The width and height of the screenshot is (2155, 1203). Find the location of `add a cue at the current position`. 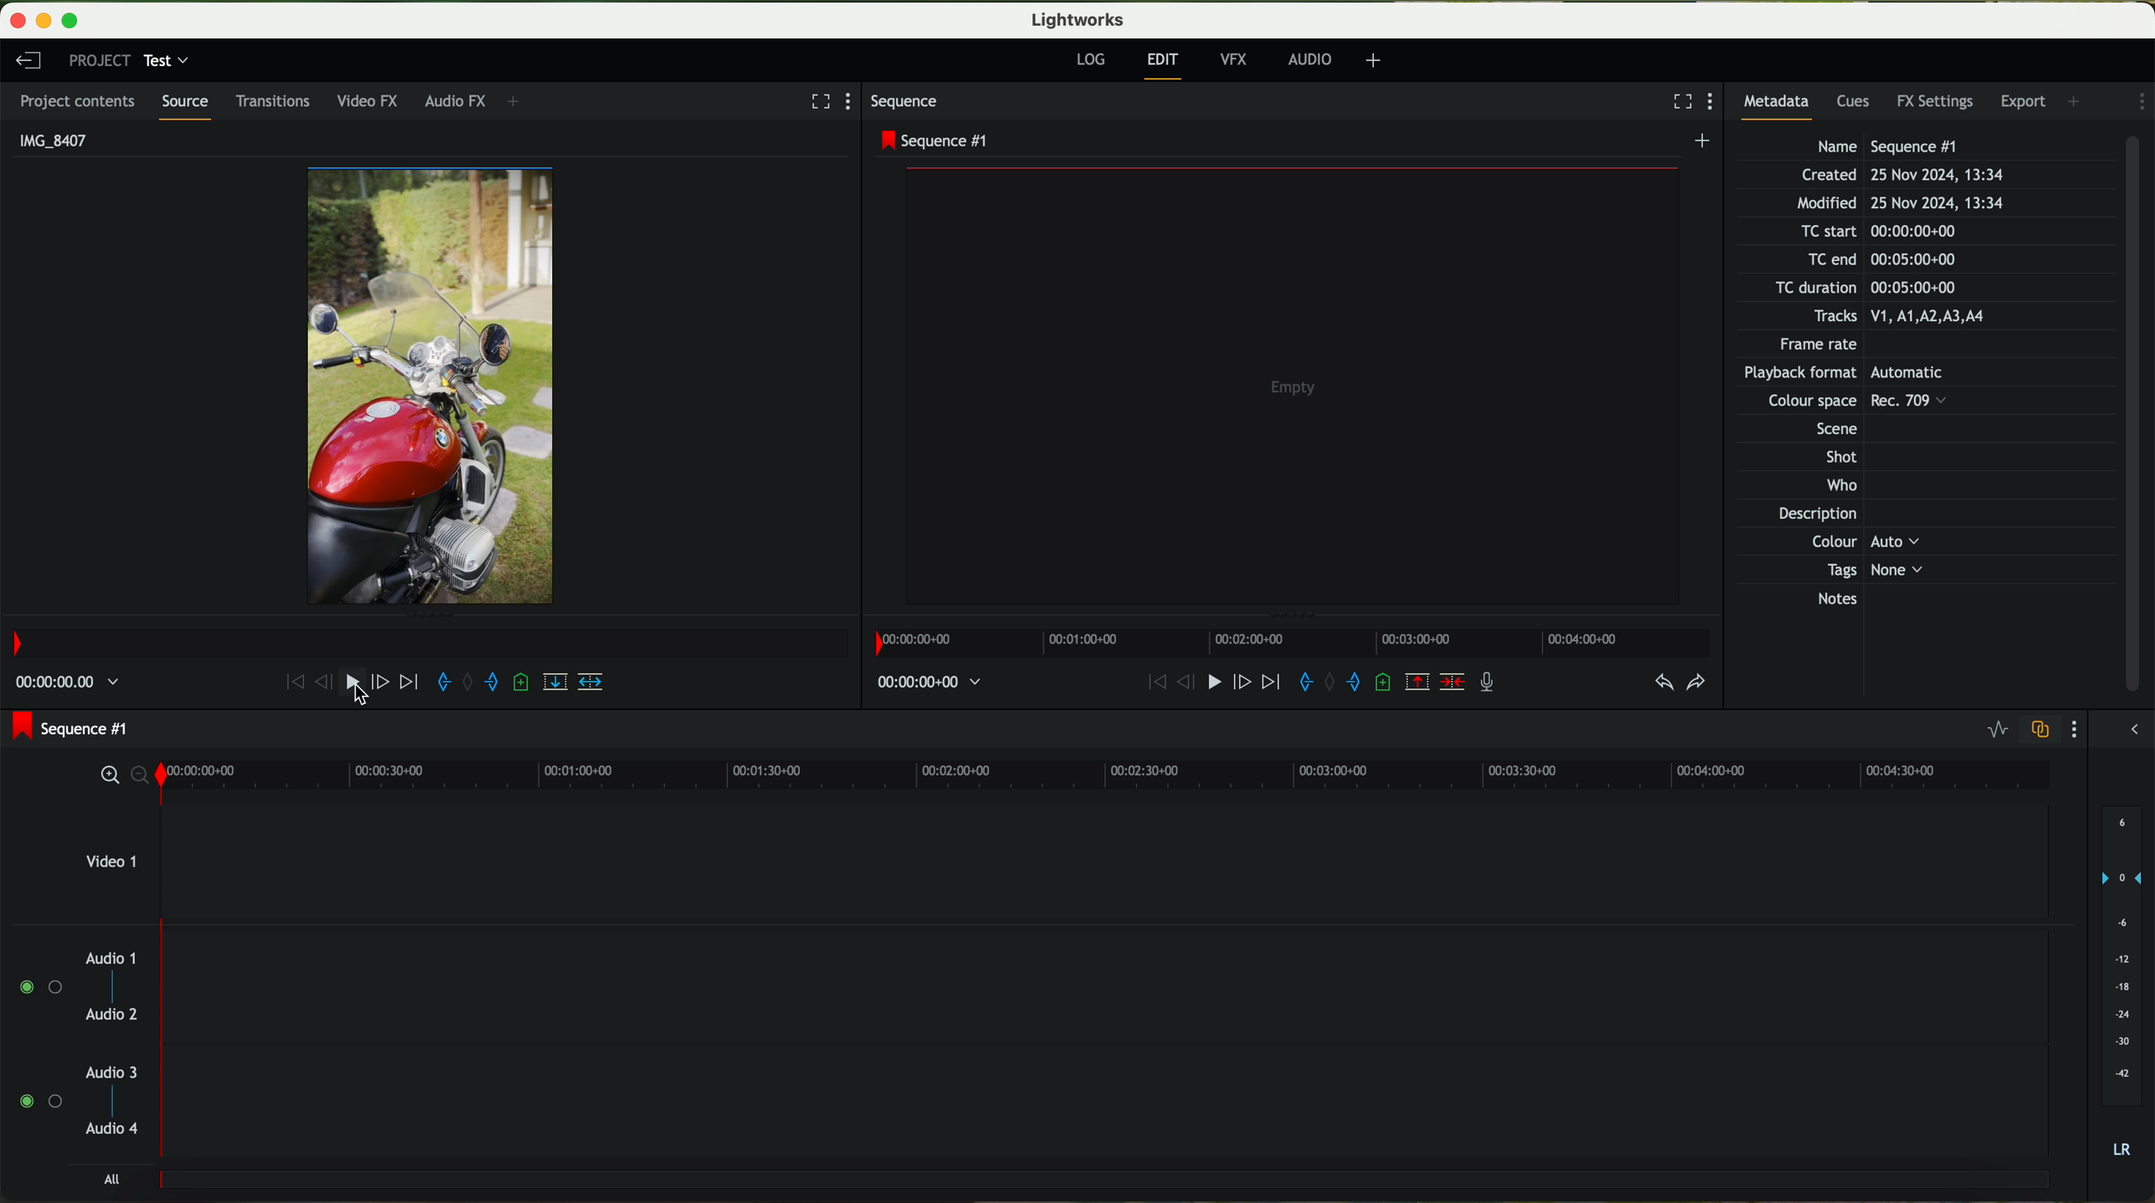

add a cue at the current position is located at coordinates (523, 684).